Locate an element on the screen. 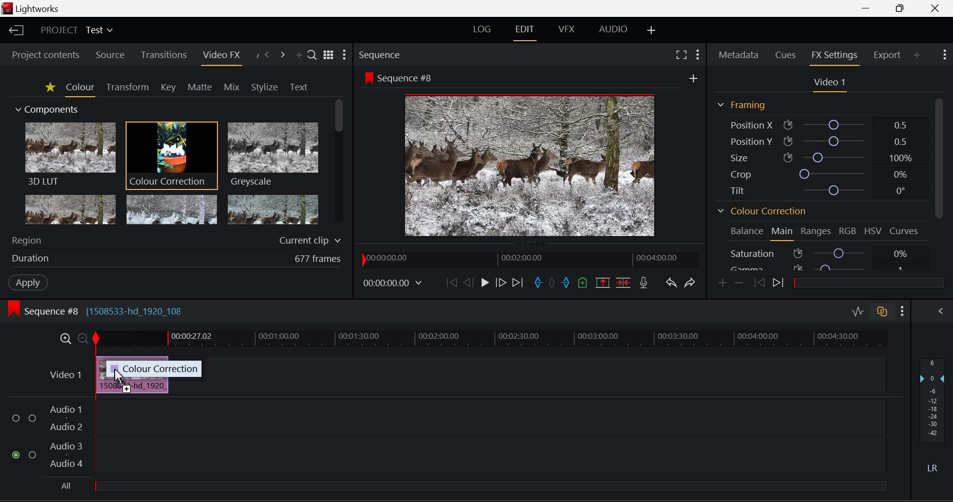  Add keyframe is located at coordinates (723, 283).